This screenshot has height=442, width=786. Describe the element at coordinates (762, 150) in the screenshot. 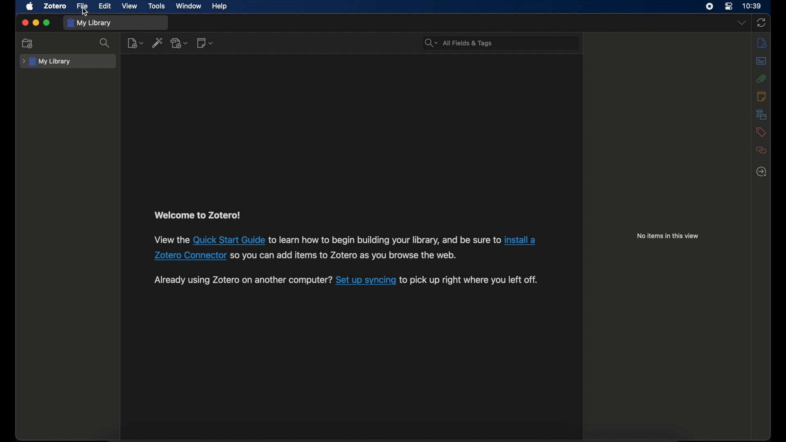

I see `related` at that location.